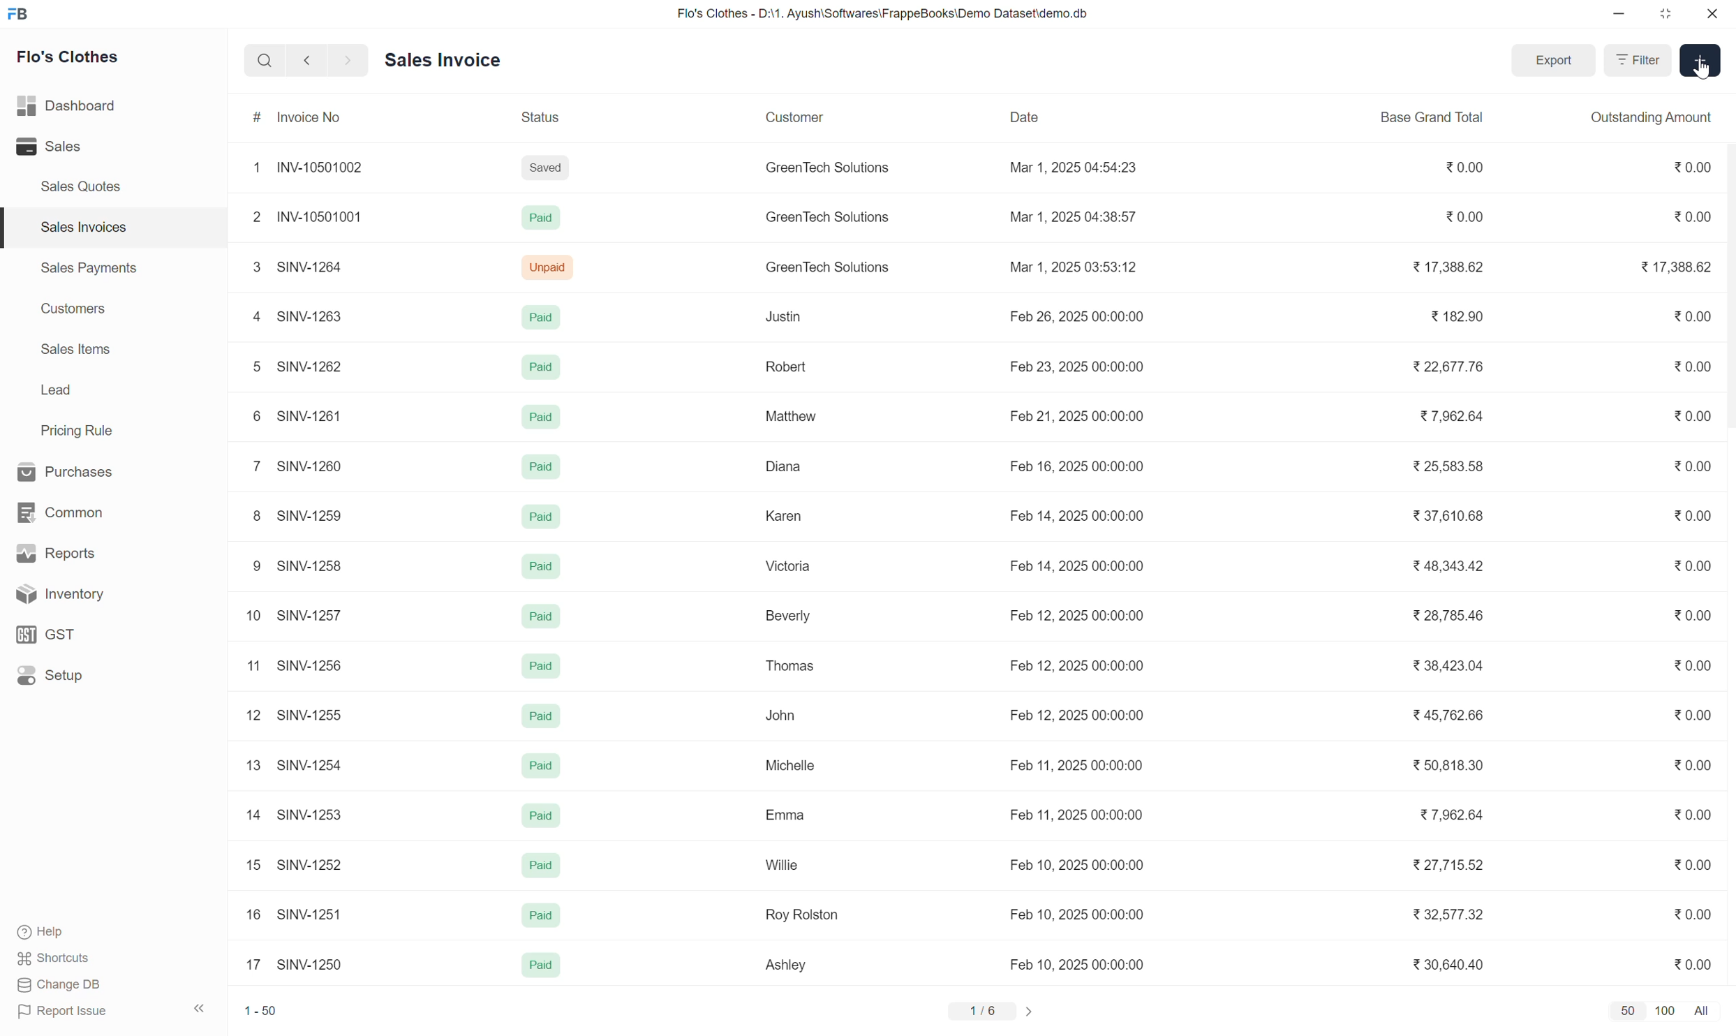 The width and height of the screenshot is (1736, 1036). What do you see at coordinates (255, 420) in the screenshot?
I see `6` at bounding box center [255, 420].